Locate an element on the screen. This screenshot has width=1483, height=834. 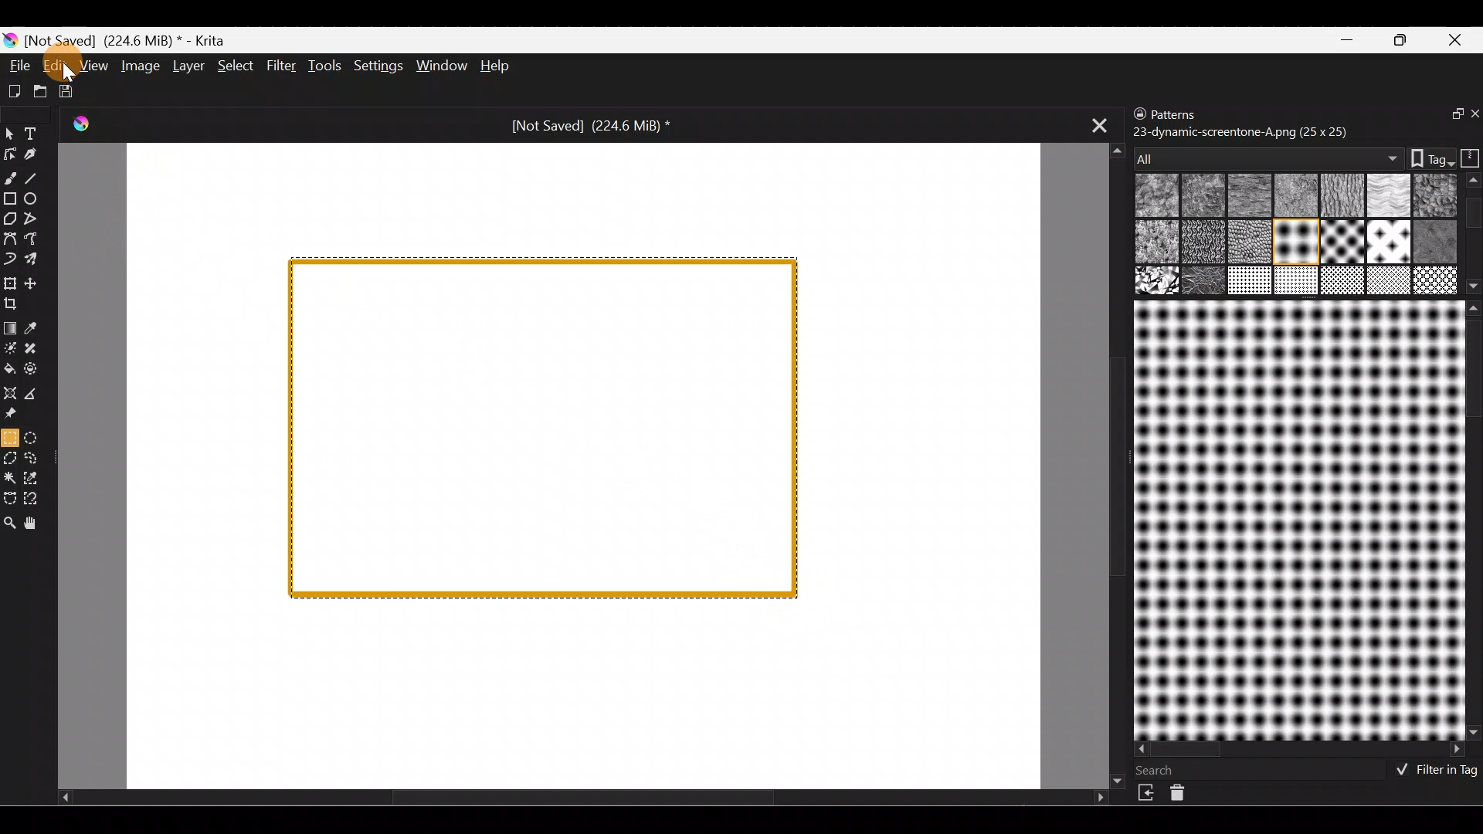
Enclose & fill tool is located at coordinates (39, 369).